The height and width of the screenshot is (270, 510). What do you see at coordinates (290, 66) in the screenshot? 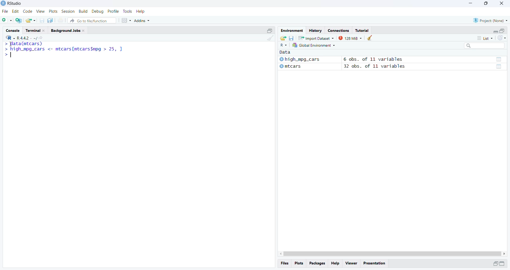
I see `mtcars` at bounding box center [290, 66].